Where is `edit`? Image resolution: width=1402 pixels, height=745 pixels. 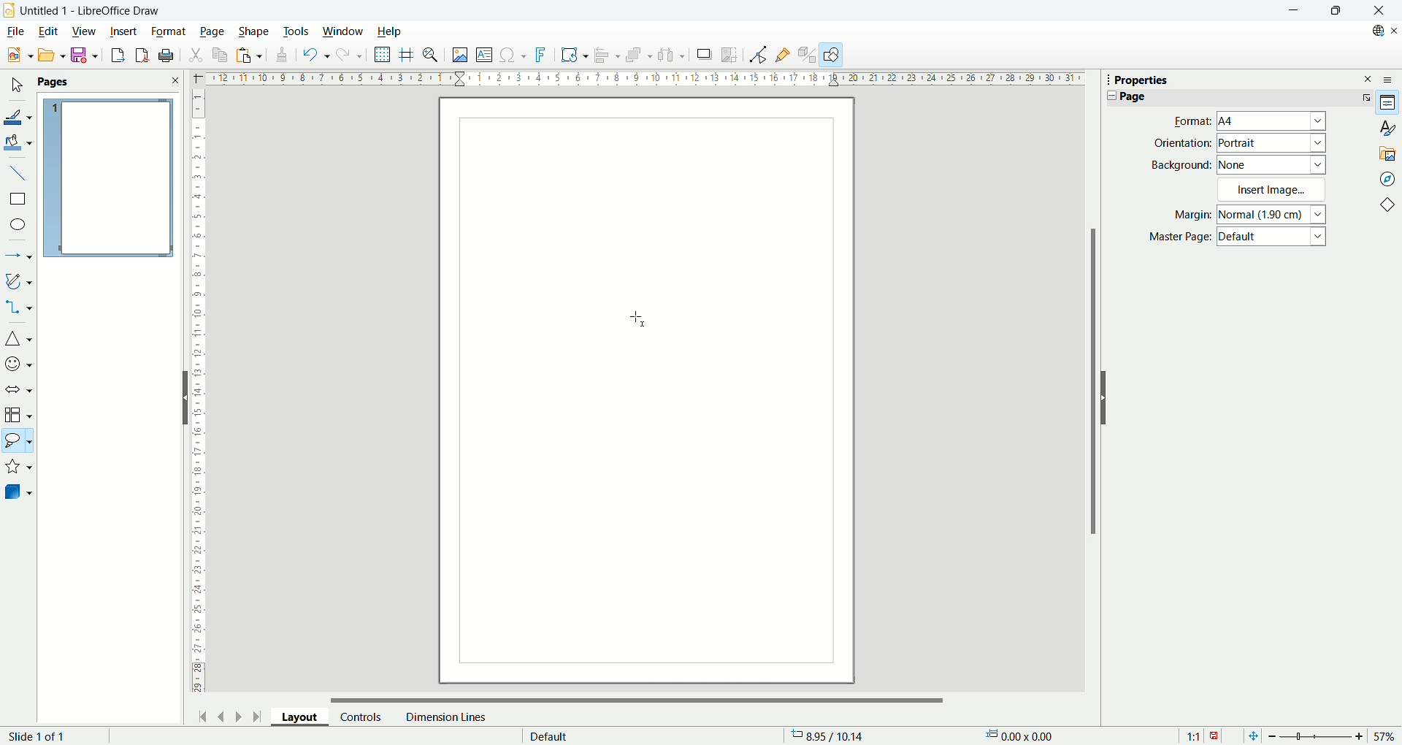
edit is located at coordinates (47, 33).